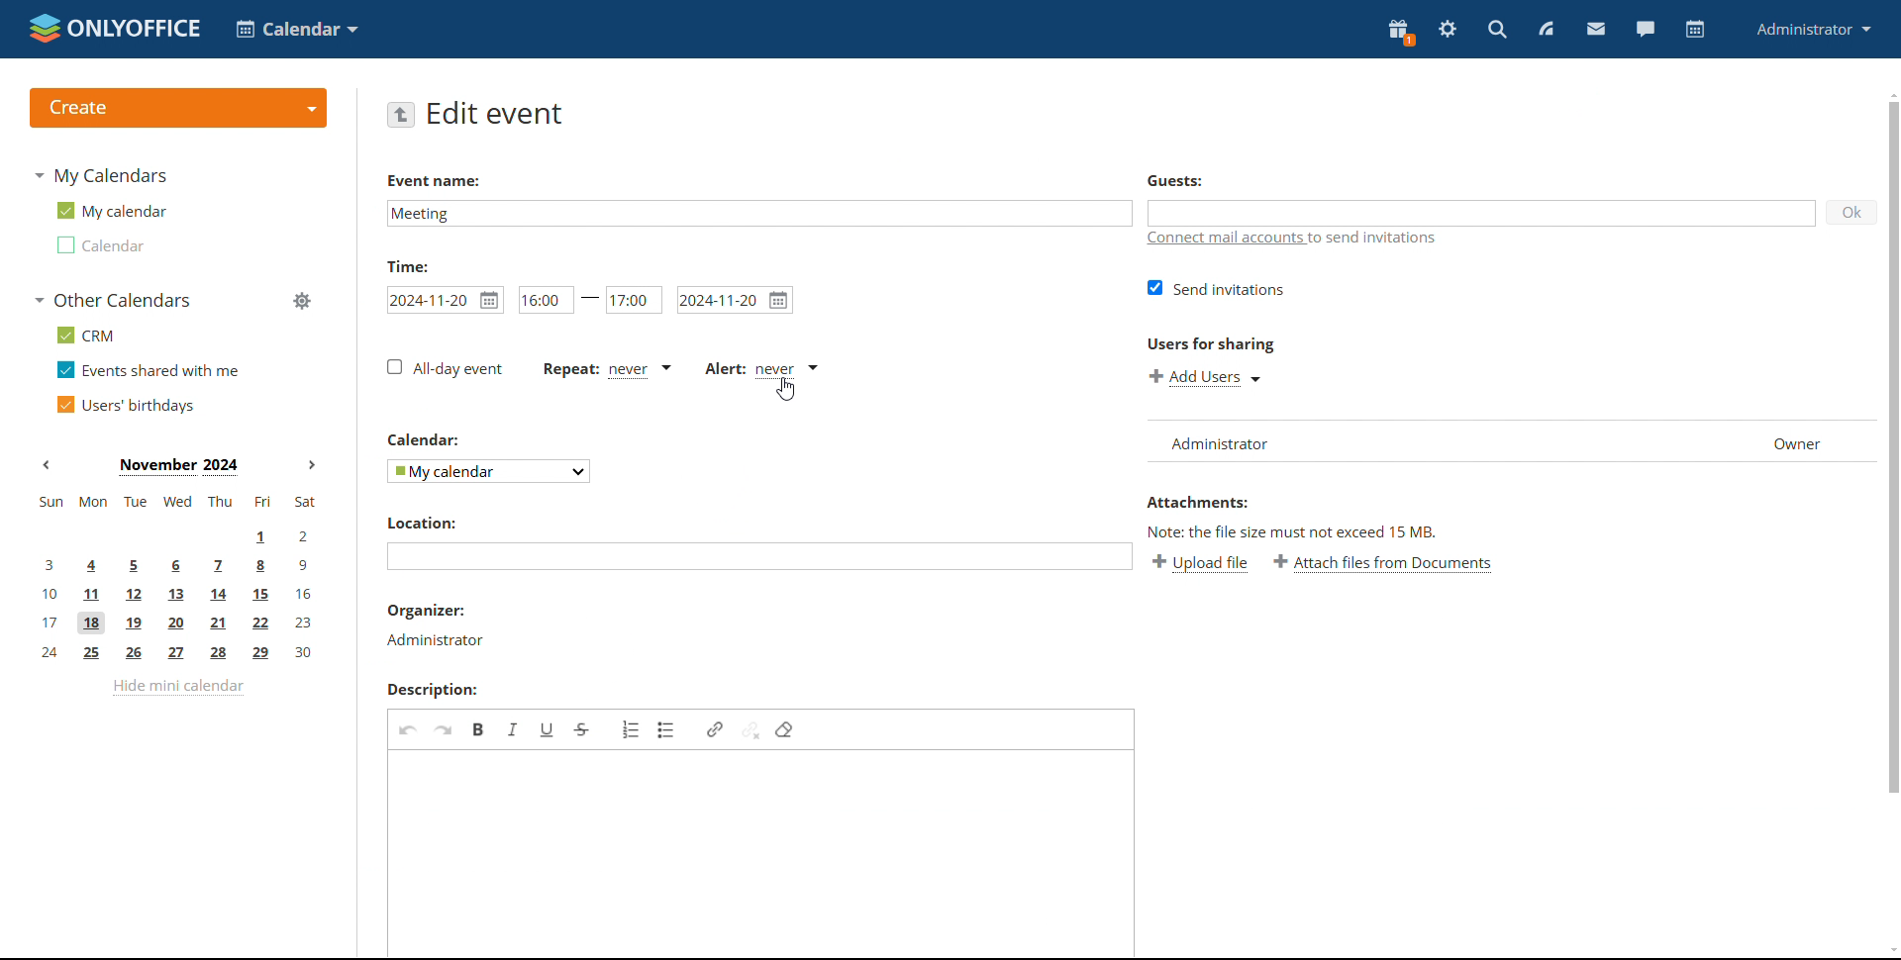 Image resolution: width=1901 pixels, height=960 pixels. What do you see at coordinates (296, 29) in the screenshot?
I see `select application` at bounding box center [296, 29].